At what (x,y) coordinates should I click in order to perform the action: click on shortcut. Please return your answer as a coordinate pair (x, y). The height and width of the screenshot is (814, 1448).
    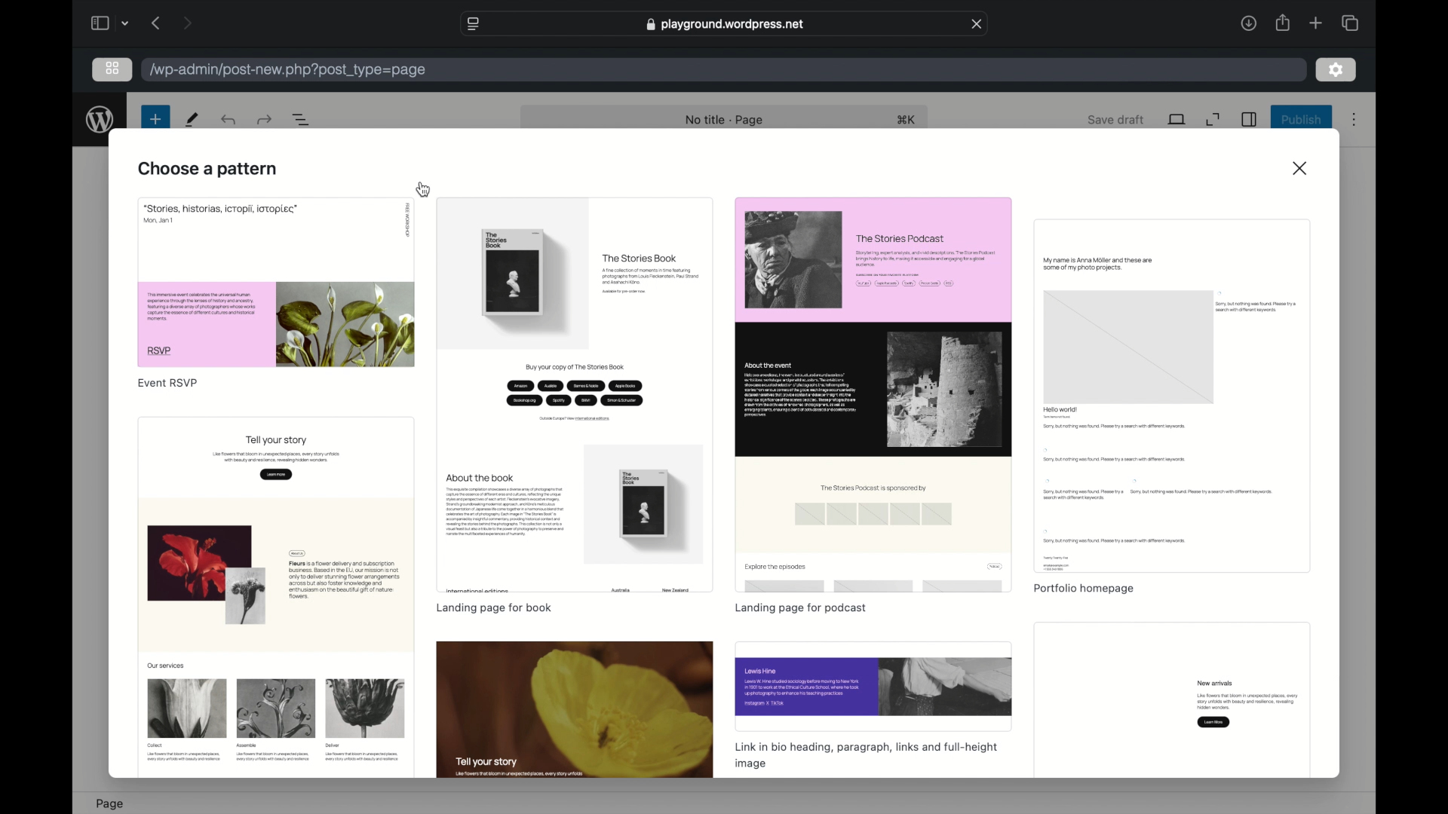
    Looking at the image, I should click on (909, 121).